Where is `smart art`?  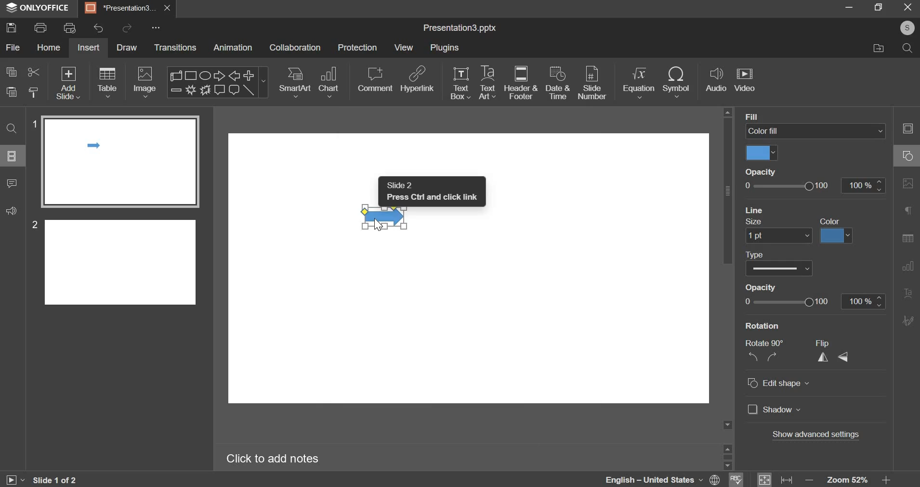
smart art is located at coordinates (296, 82).